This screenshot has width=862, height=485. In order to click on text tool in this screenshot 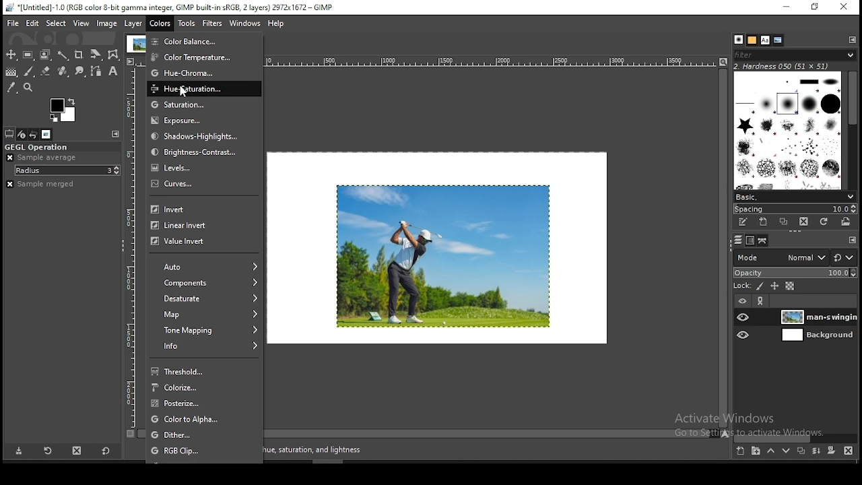, I will do `click(112, 73)`.